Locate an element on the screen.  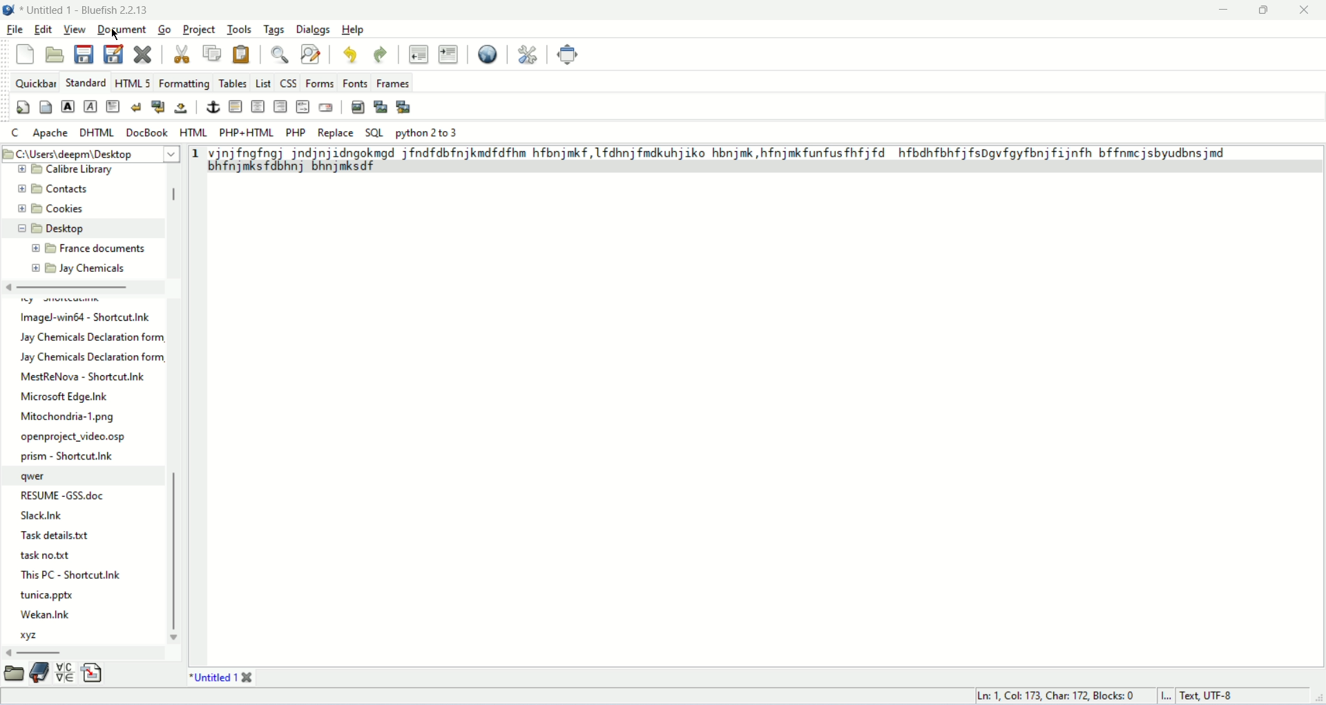
quickstart is located at coordinates (23, 107).